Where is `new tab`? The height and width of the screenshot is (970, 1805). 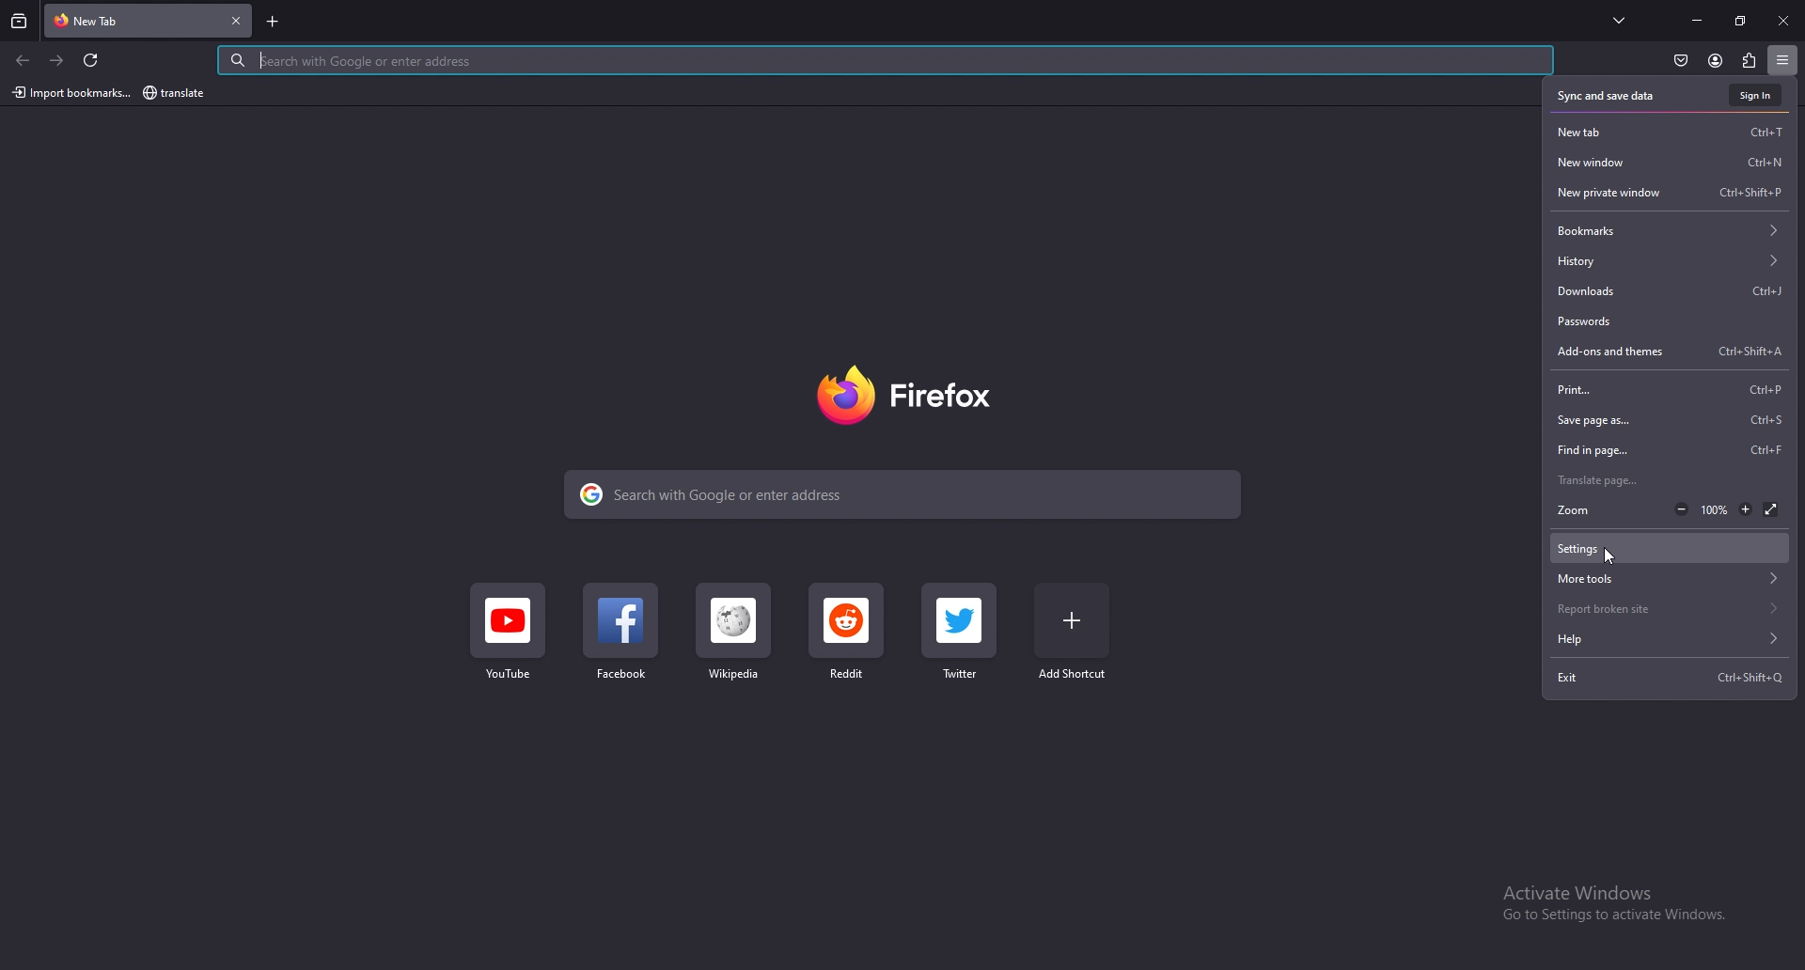
new tab is located at coordinates (1672, 131).